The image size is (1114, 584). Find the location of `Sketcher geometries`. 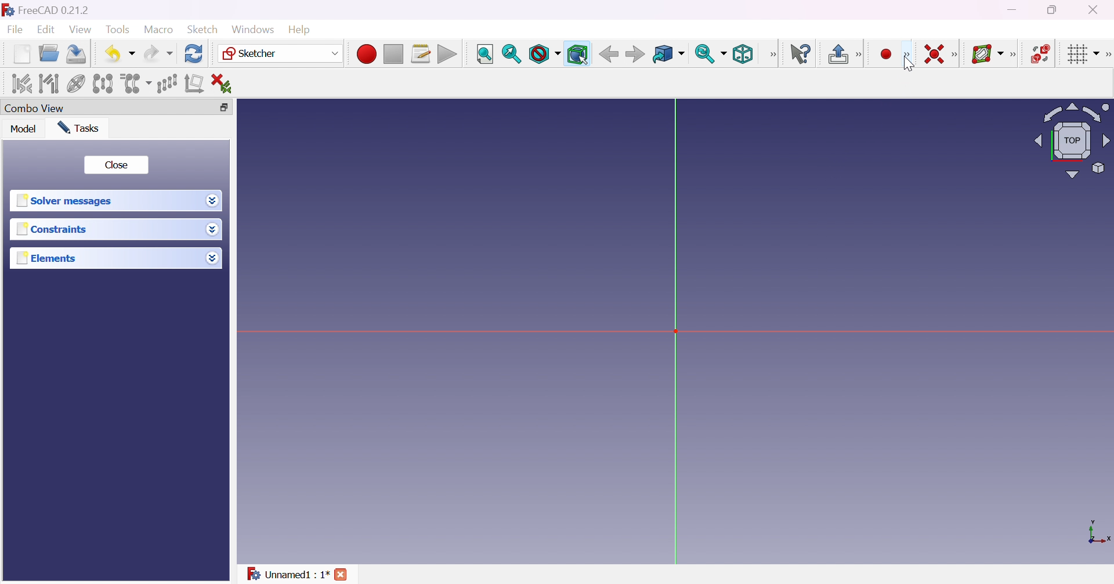

Sketcher geometries is located at coordinates (906, 55).